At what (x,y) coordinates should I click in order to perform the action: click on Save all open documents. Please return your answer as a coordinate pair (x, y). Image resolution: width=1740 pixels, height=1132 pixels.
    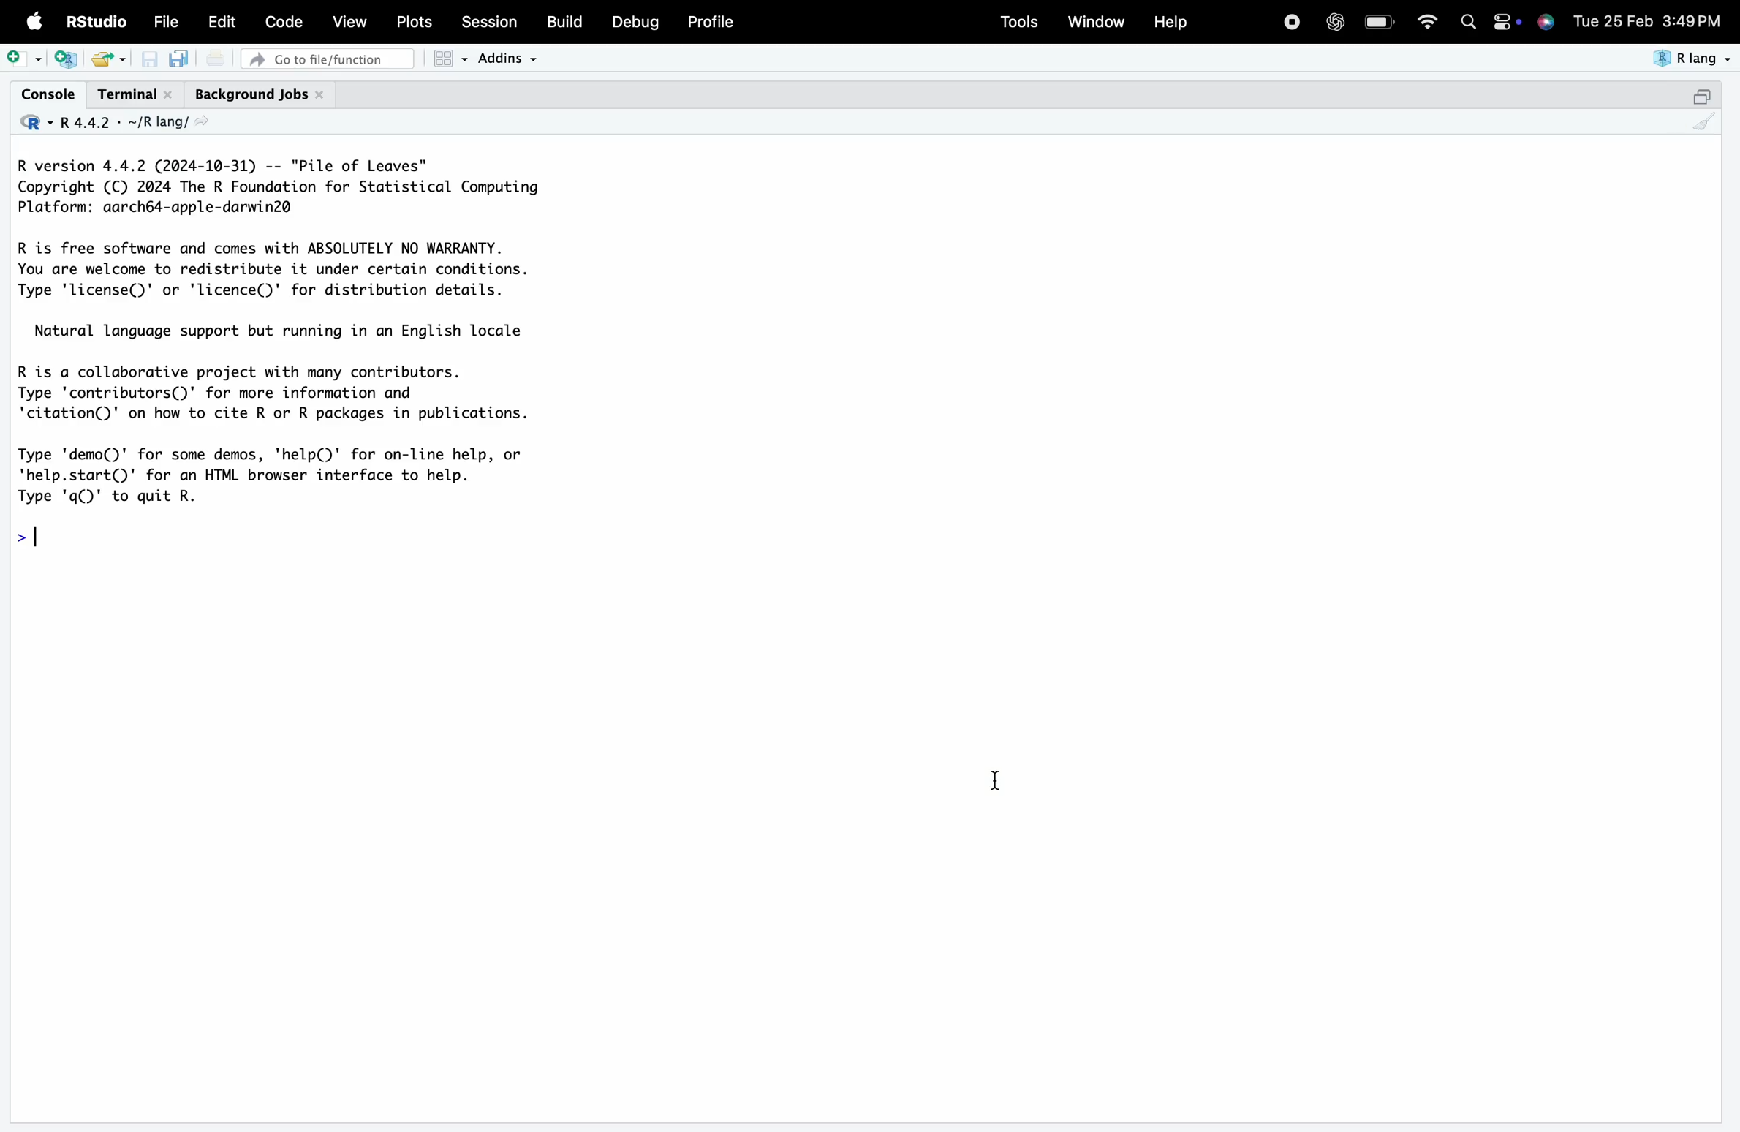
    Looking at the image, I should click on (180, 59).